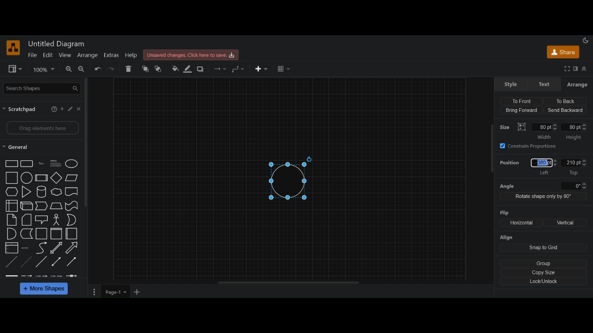  What do you see at coordinates (577, 85) in the screenshot?
I see `arrange` at bounding box center [577, 85].